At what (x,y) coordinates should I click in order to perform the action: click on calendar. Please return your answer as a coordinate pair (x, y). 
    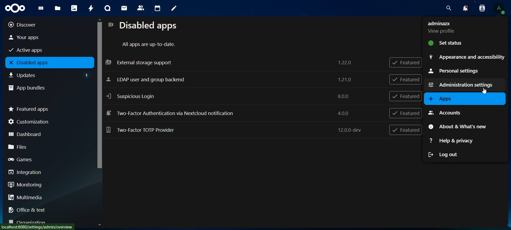
    Looking at the image, I should click on (158, 8).